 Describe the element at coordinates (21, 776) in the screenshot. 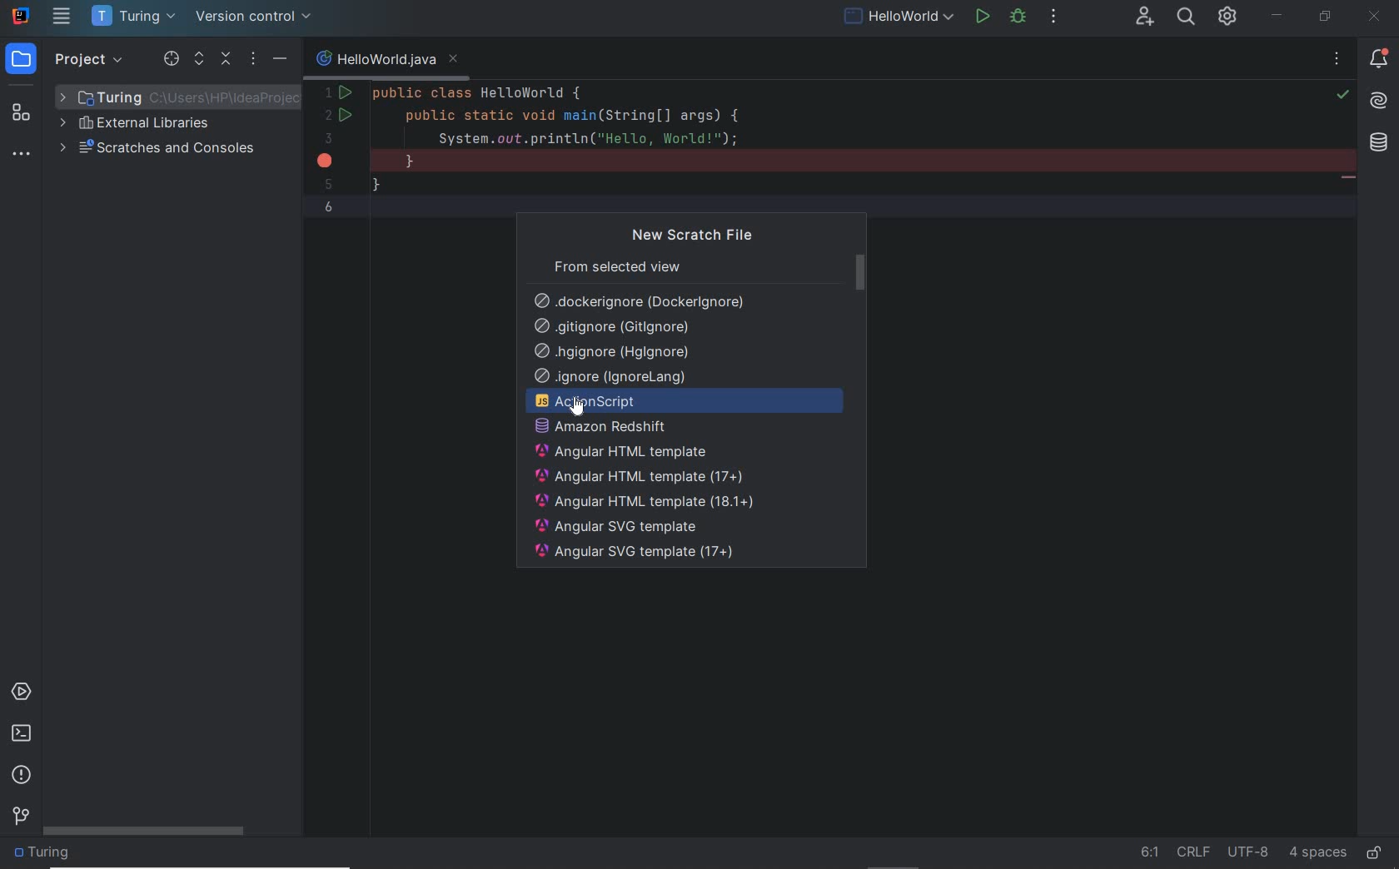

I see `problems` at that location.